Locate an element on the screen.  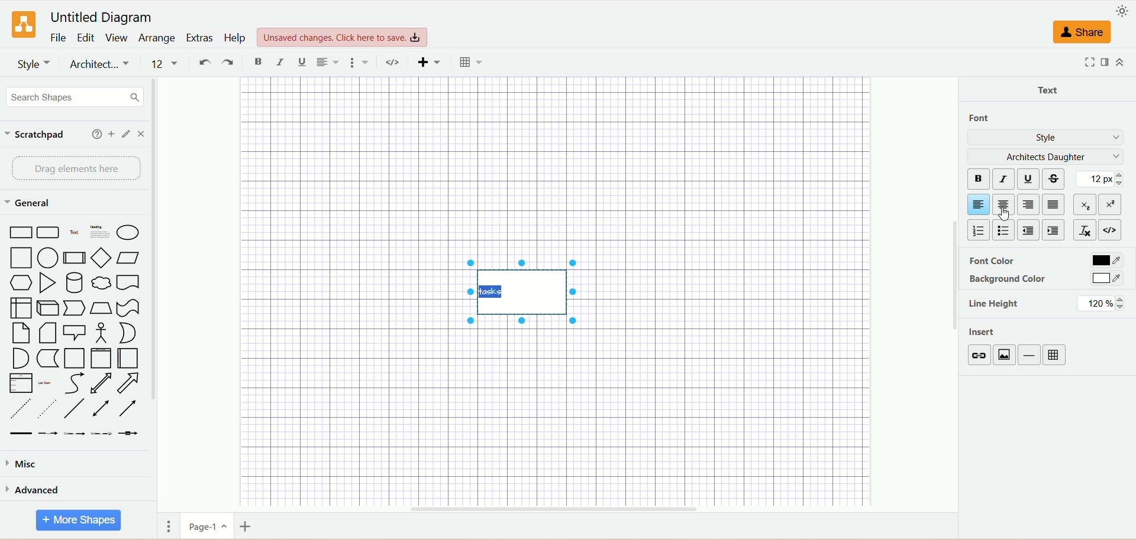
arrange is located at coordinates (156, 38).